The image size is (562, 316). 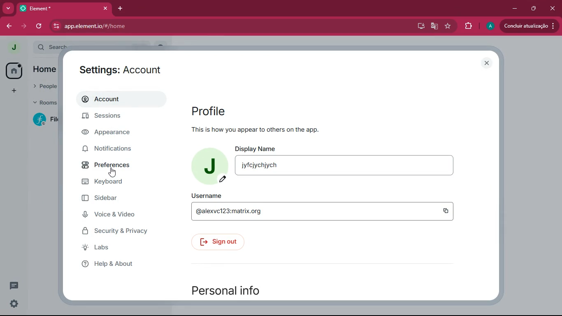 What do you see at coordinates (119, 231) in the screenshot?
I see `security & Privacy` at bounding box center [119, 231].